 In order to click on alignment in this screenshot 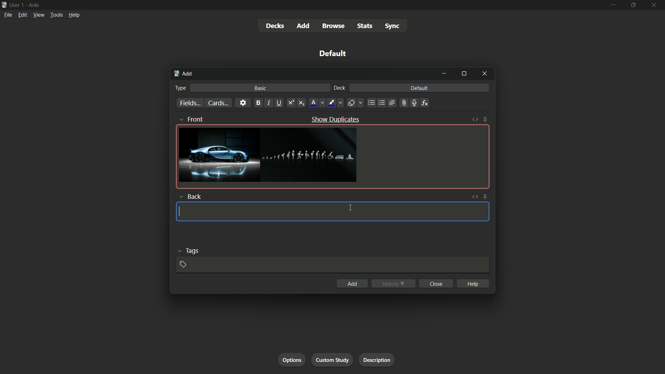, I will do `click(393, 103)`.